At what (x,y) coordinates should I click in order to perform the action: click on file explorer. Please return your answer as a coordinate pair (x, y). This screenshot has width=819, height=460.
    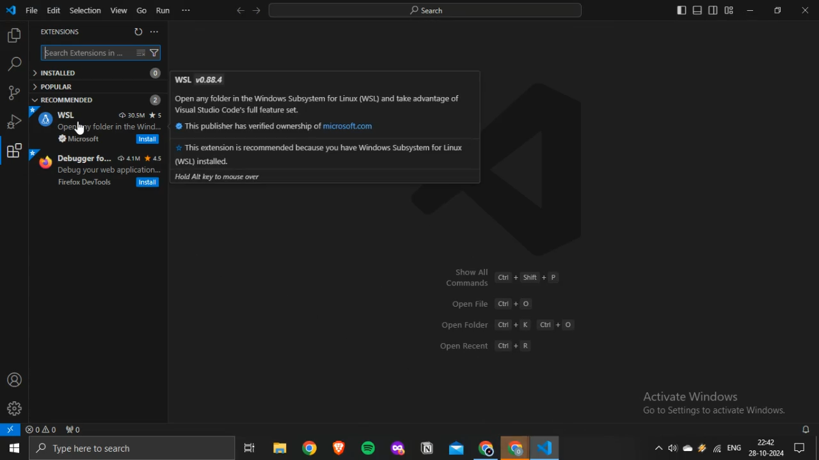
    Looking at the image, I should click on (280, 447).